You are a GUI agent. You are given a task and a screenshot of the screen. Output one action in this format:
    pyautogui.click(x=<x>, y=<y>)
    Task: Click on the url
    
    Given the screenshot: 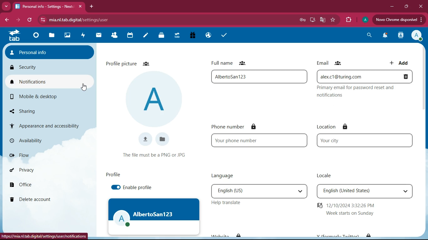 What is the action you would take?
    pyautogui.click(x=43, y=237)
    